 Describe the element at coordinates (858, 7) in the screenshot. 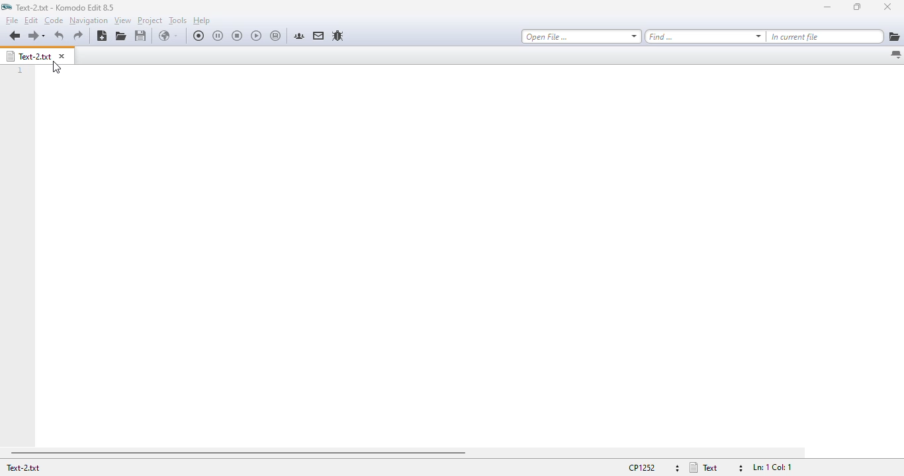

I see `maximize` at that location.